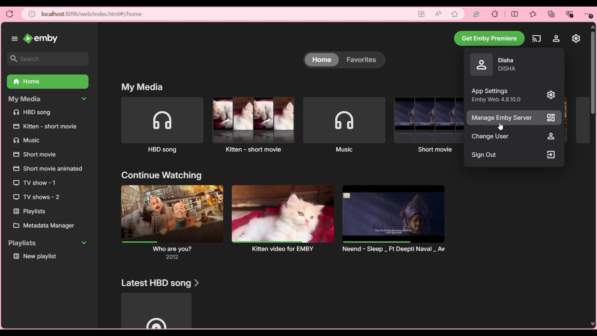 The image size is (597, 336). What do you see at coordinates (514, 155) in the screenshot?
I see `Sign out` at bounding box center [514, 155].